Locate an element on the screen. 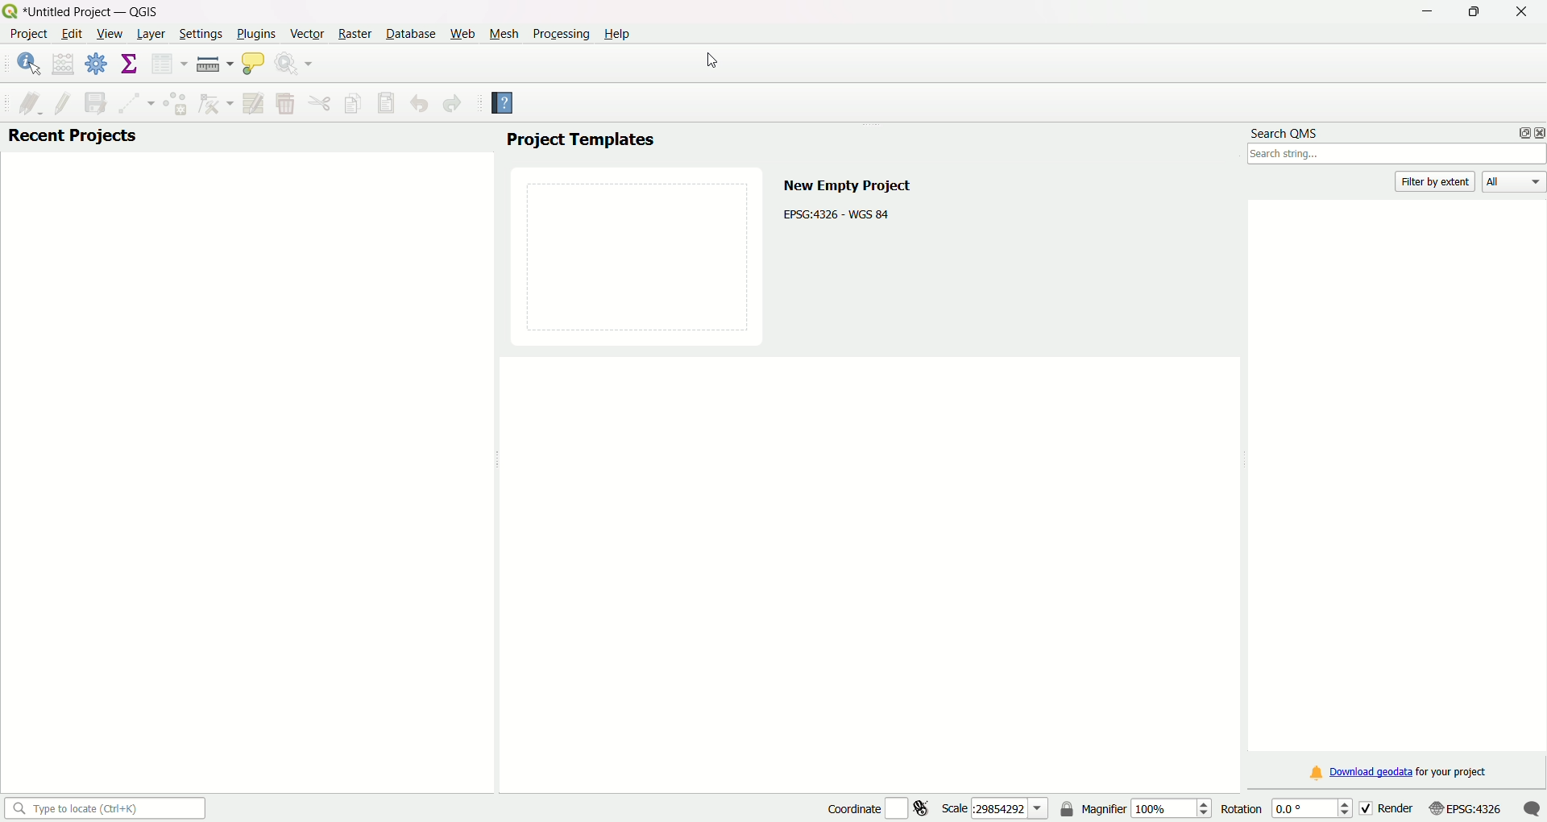 Image resolution: width=1547 pixels, height=822 pixels. digitized with segment is located at coordinates (132, 102).